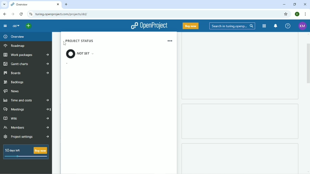 Image resolution: width=310 pixels, height=174 pixels. I want to click on Back, so click(5, 14).